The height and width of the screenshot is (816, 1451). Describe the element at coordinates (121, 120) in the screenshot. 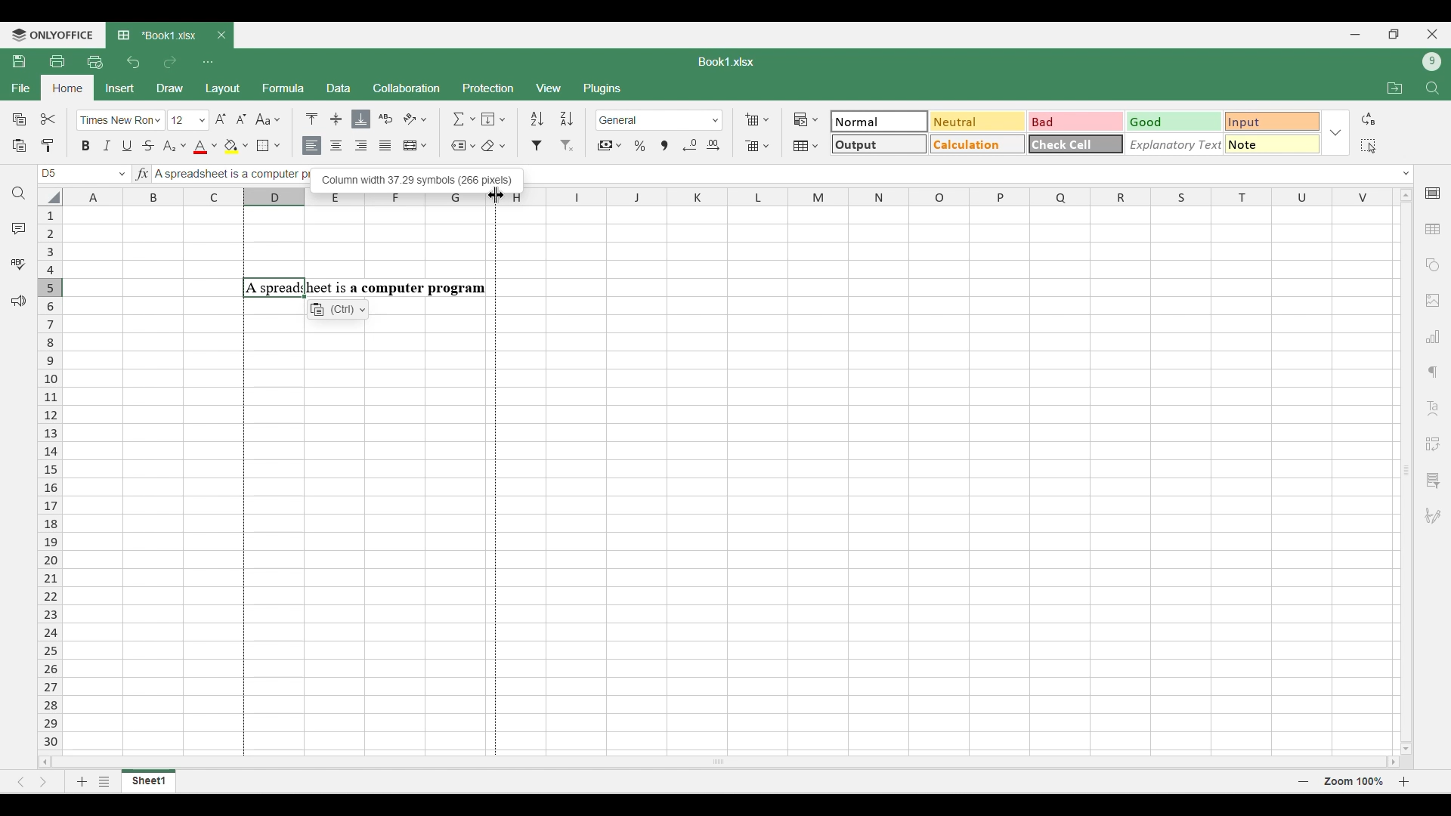

I see `Text font options` at that location.